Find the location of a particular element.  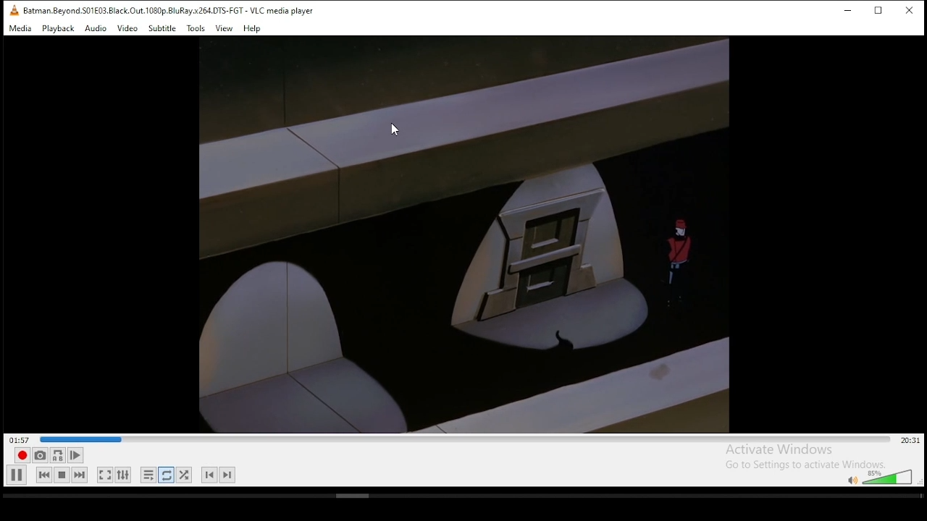

show extended settings is located at coordinates (123, 475).